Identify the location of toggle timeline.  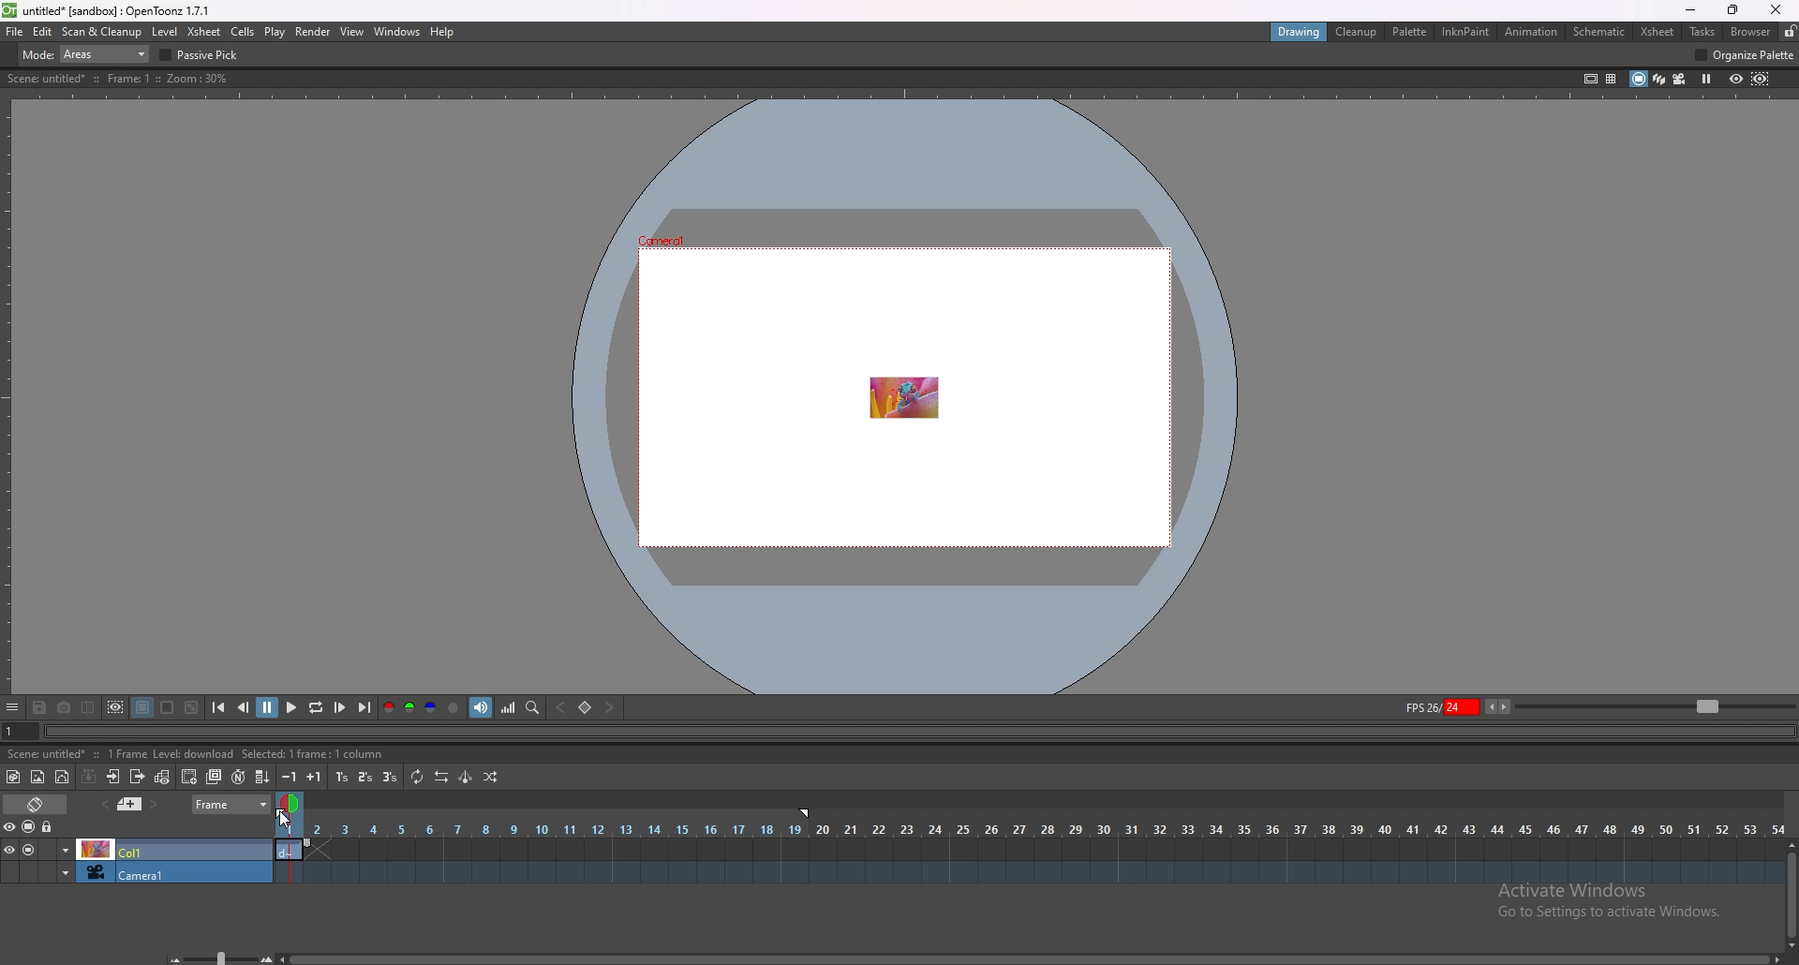
(36, 804).